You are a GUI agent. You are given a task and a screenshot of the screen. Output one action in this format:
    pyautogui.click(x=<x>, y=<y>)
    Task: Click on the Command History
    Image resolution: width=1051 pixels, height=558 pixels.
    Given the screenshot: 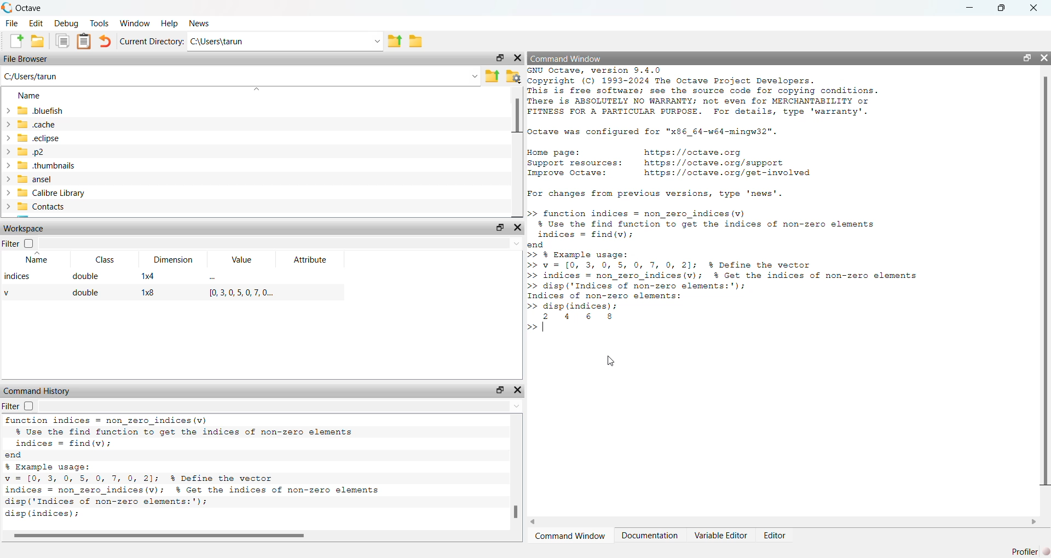 What is the action you would take?
    pyautogui.click(x=39, y=390)
    